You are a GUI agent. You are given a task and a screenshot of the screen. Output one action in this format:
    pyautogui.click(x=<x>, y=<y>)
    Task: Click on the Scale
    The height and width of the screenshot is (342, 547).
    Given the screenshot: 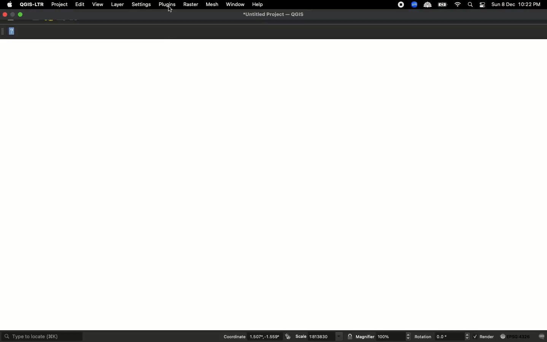 What is the action you would take?
    pyautogui.click(x=301, y=336)
    